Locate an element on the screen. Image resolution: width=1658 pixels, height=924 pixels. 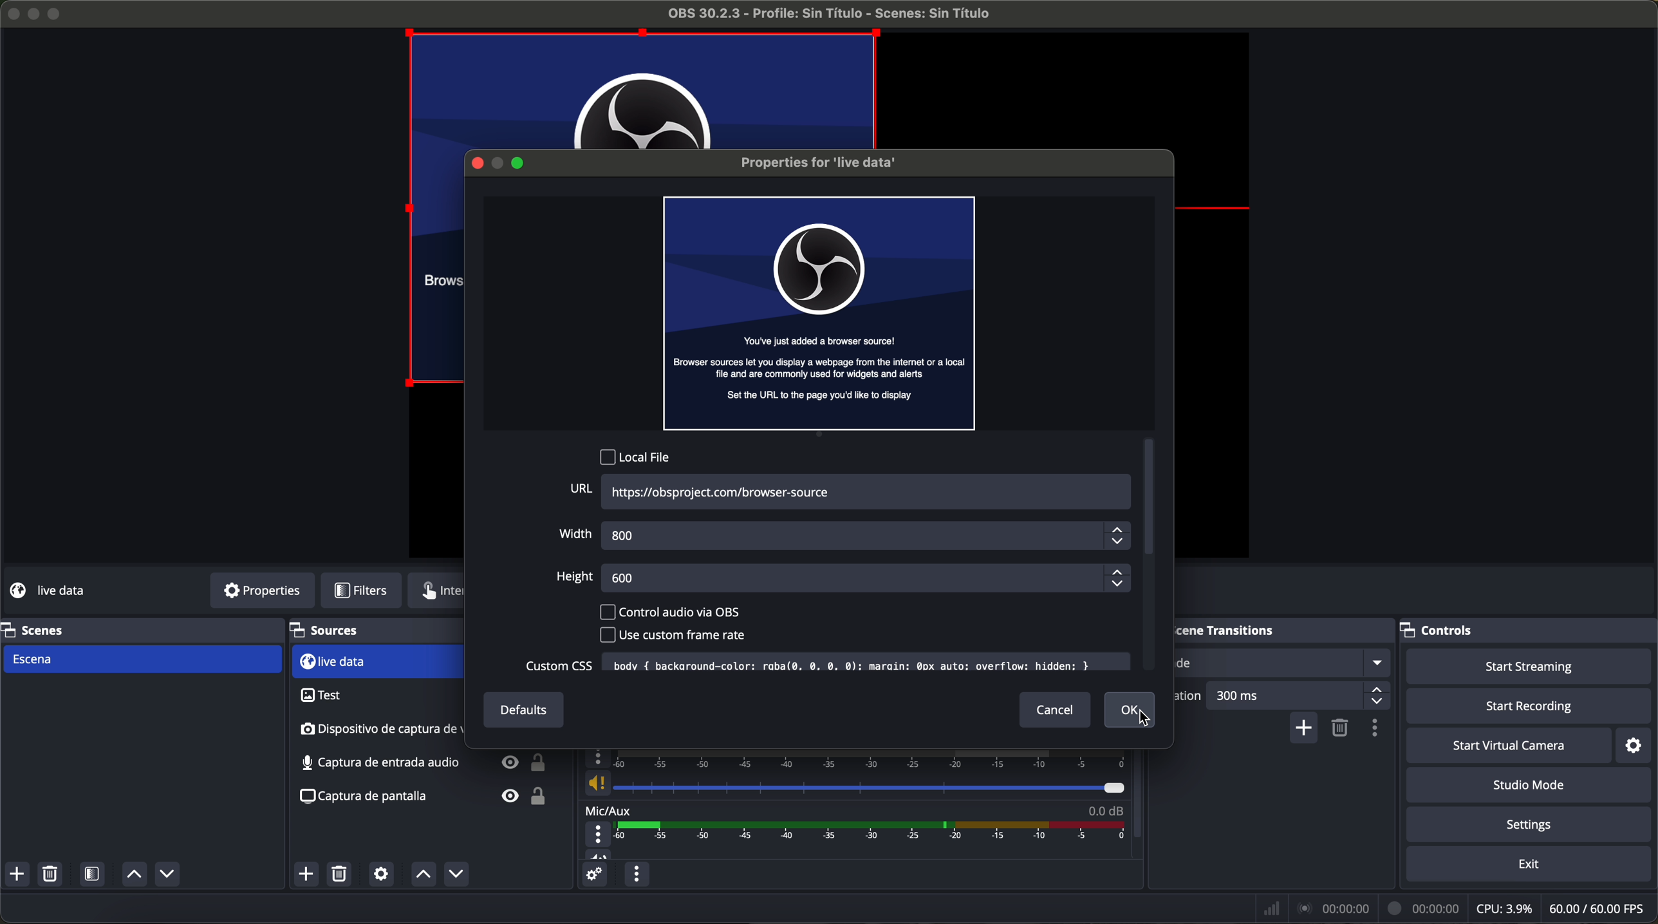
control audio via OBS is located at coordinates (668, 610).